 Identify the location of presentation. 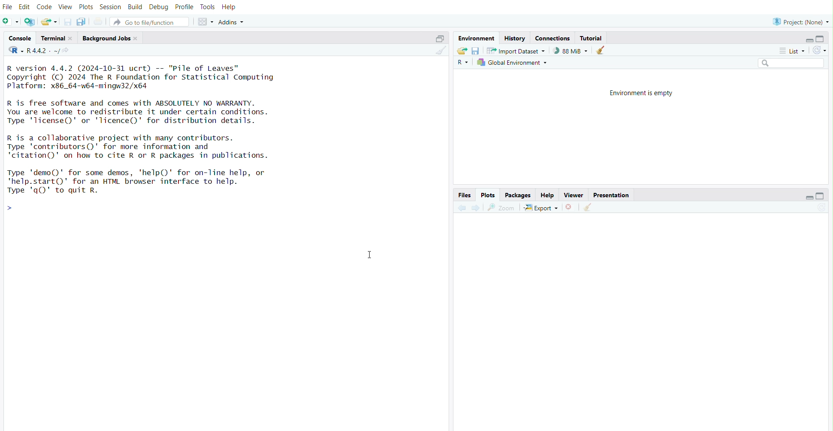
(614, 194).